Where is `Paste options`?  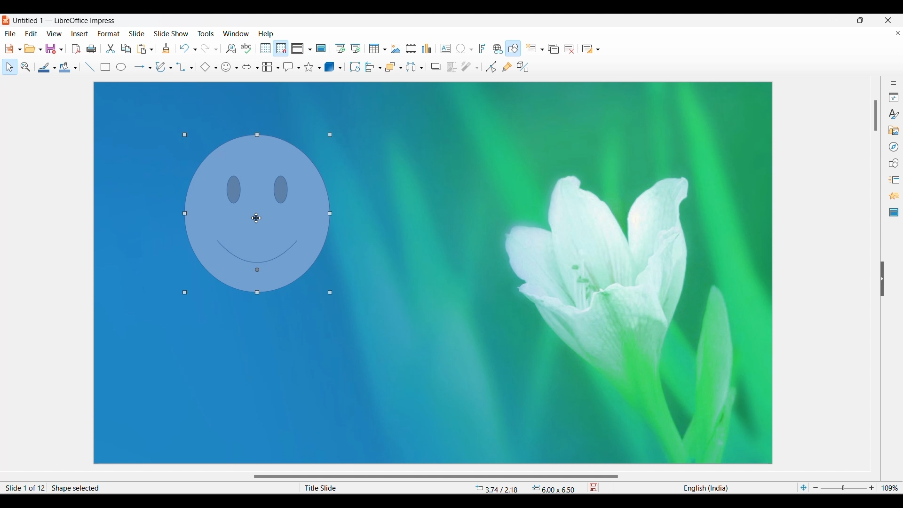
Paste options is located at coordinates (151, 50).